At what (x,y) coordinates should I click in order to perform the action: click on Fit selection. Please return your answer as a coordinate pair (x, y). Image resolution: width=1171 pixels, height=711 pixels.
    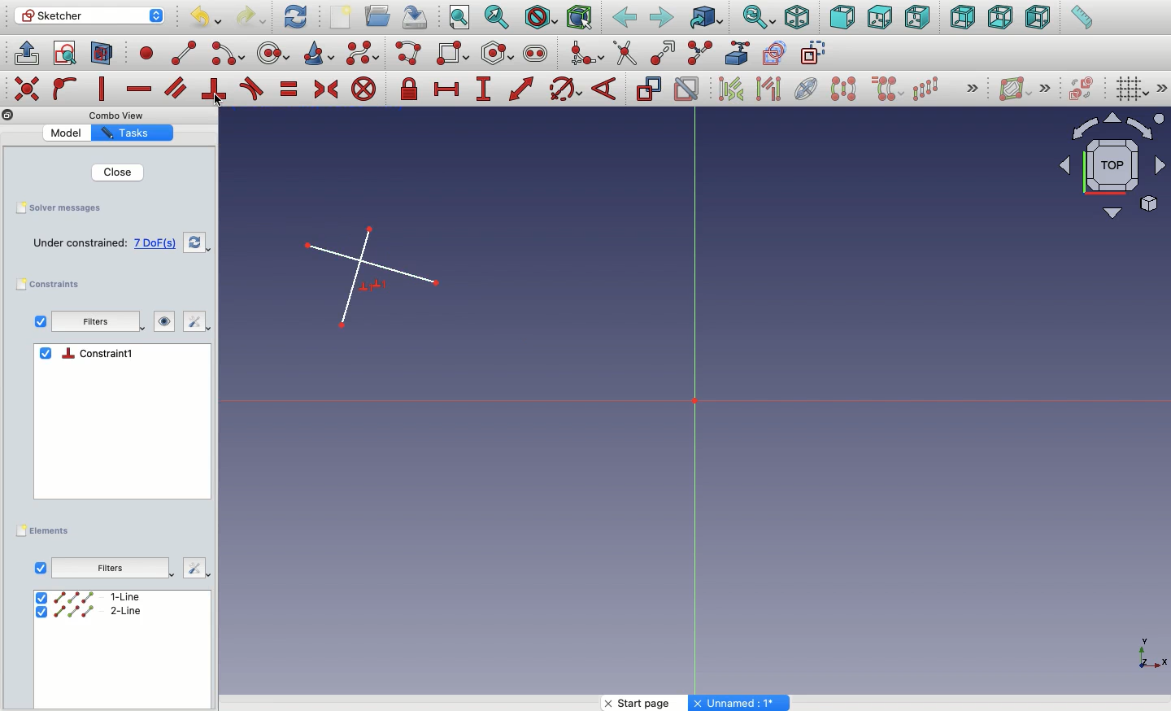
    Looking at the image, I should click on (498, 16).